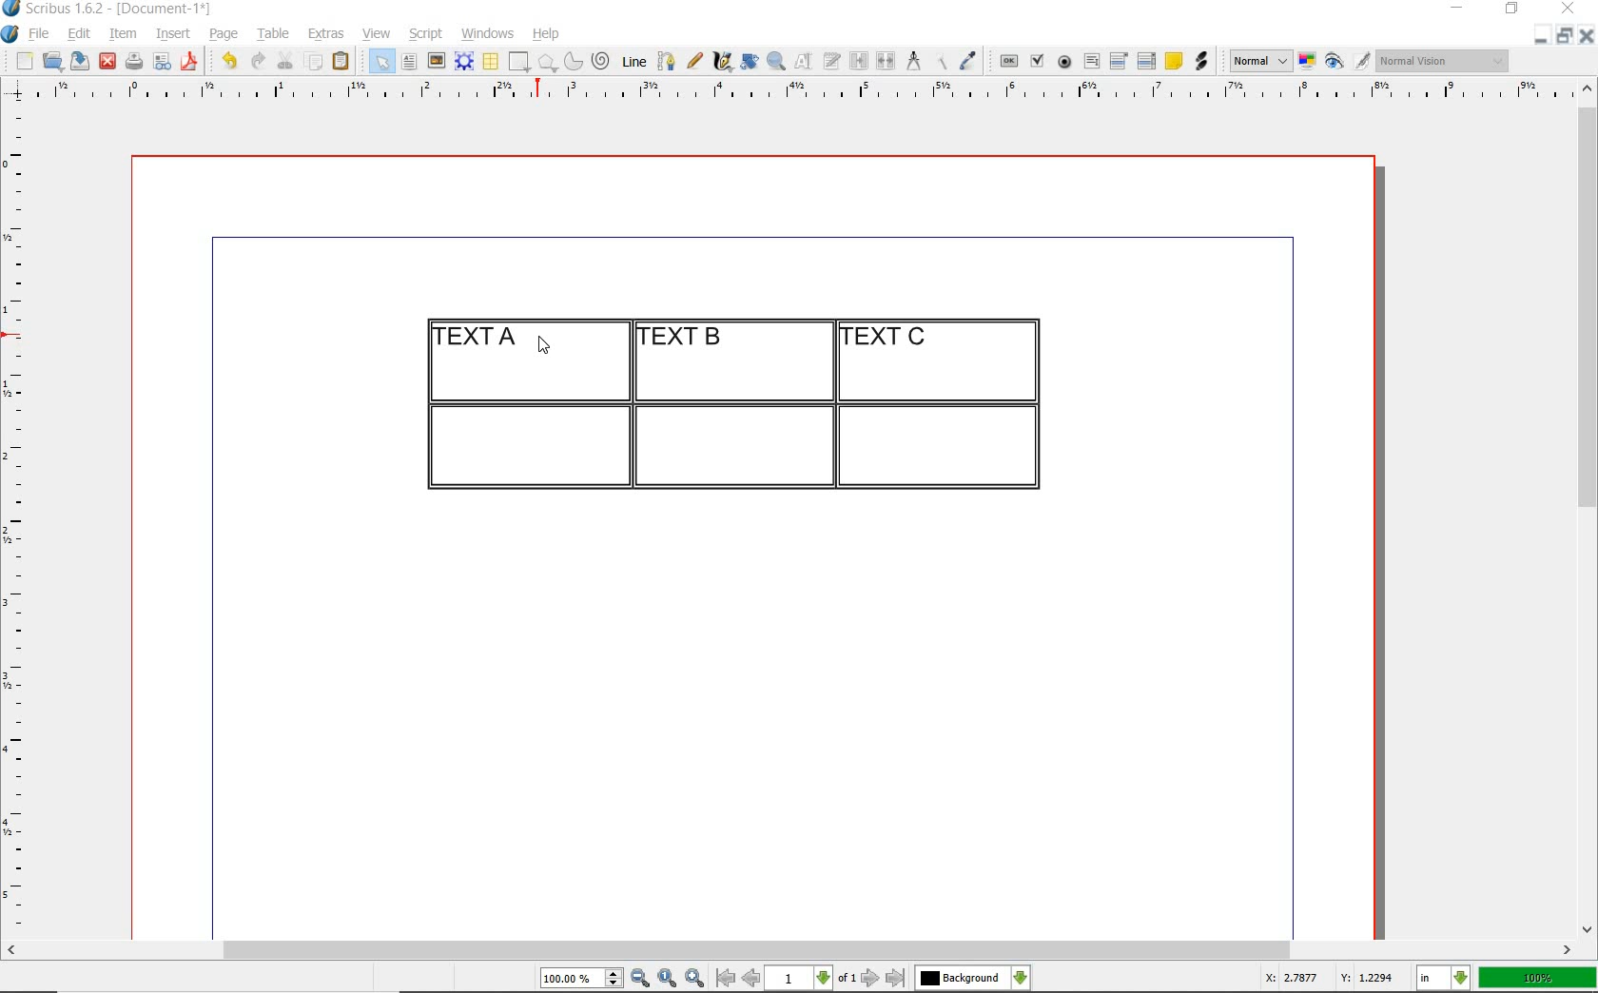  I want to click on measurements, so click(913, 62).